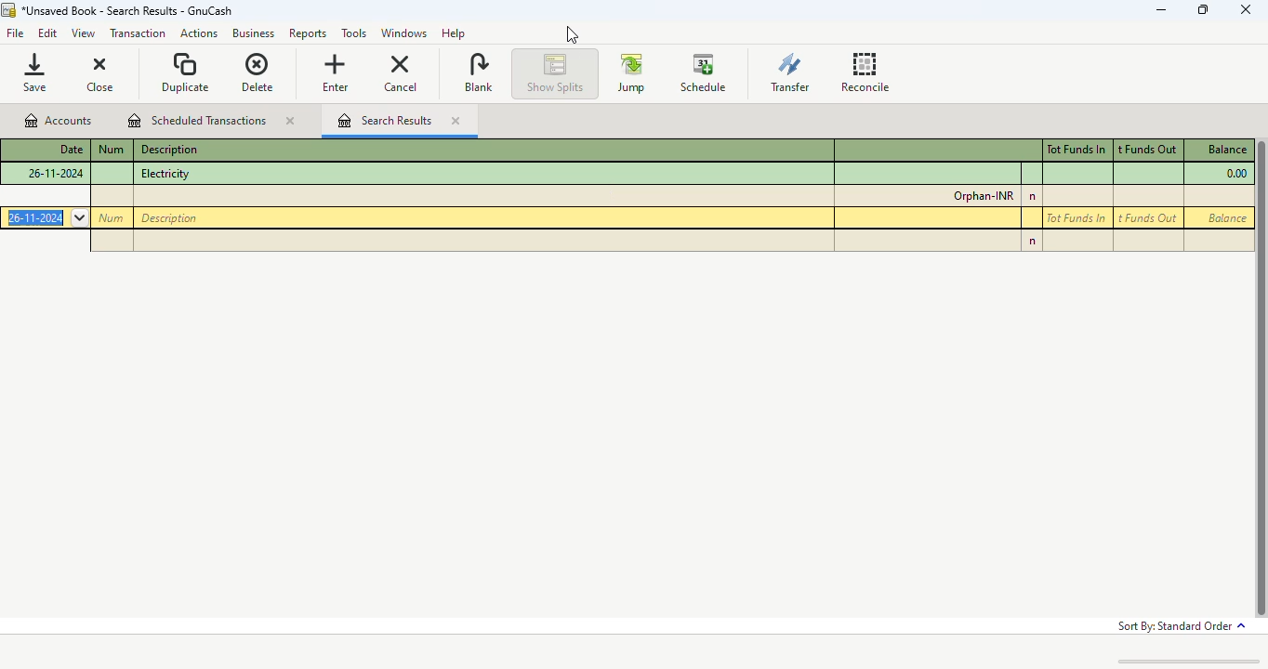 Image resolution: width=1268 pixels, height=669 pixels. Describe the element at coordinates (1260, 376) in the screenshot. I see `vertical scroll bar` at that location.